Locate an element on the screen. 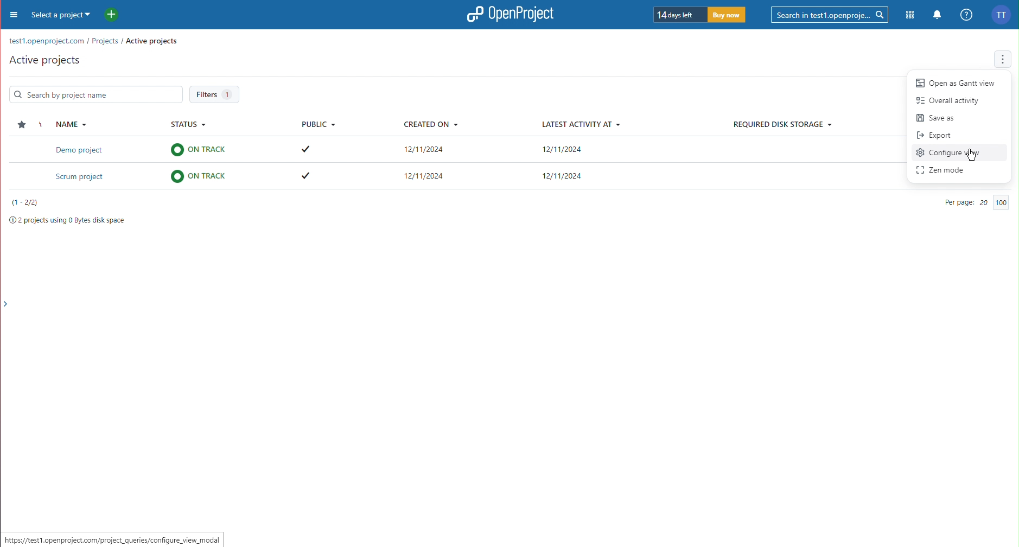 Image resolution: width=1019 pixels, height=547 pixels. Scrum project is located at coordinates (475, 178).